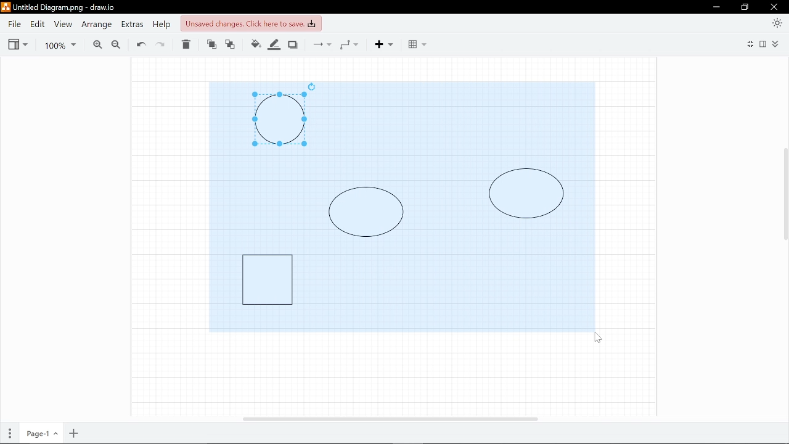  What do you see at coordinates (391, 419) in the screenshot?
I see `Horizontal scrollbar` at bounding box center [391, 419].